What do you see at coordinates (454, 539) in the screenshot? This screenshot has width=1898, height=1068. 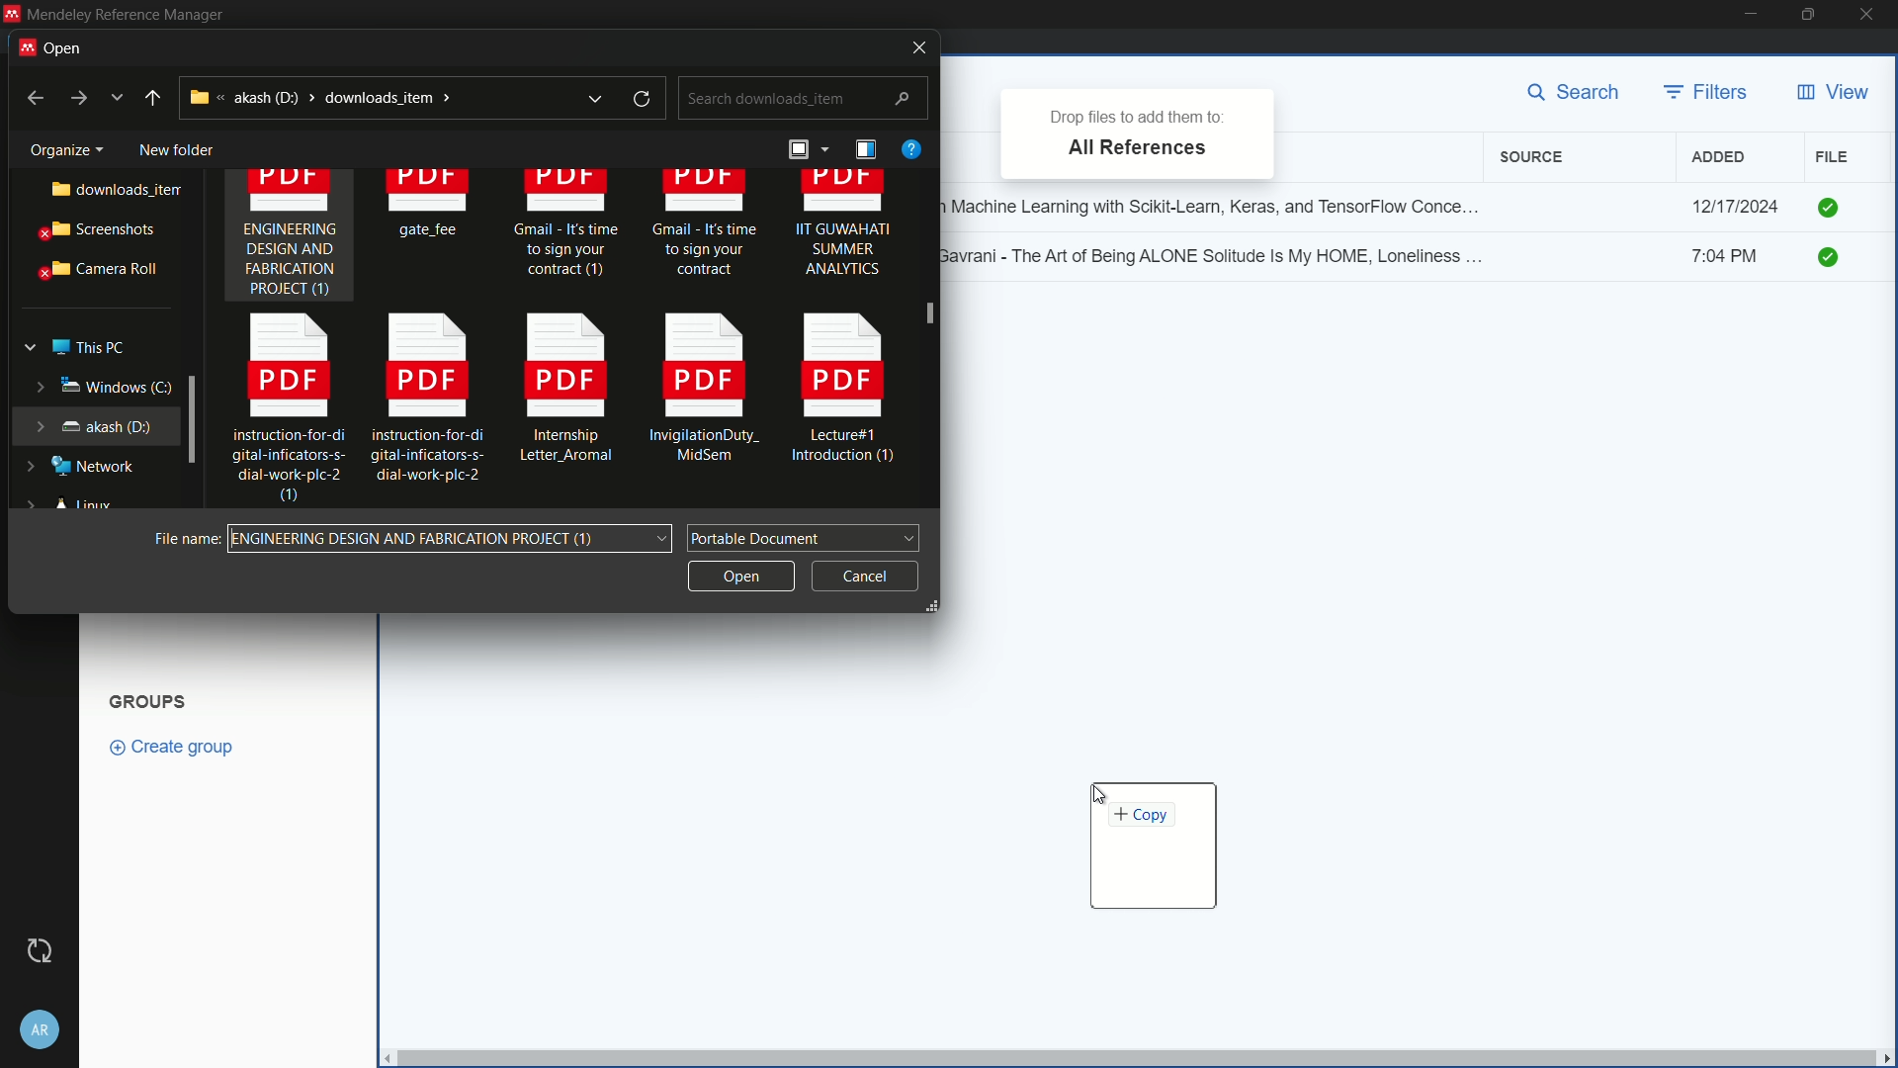 I see `file name: ENGINEERING DESIGN AND FABRICATION PROJECT (1)` at bounding box center [454, 539].